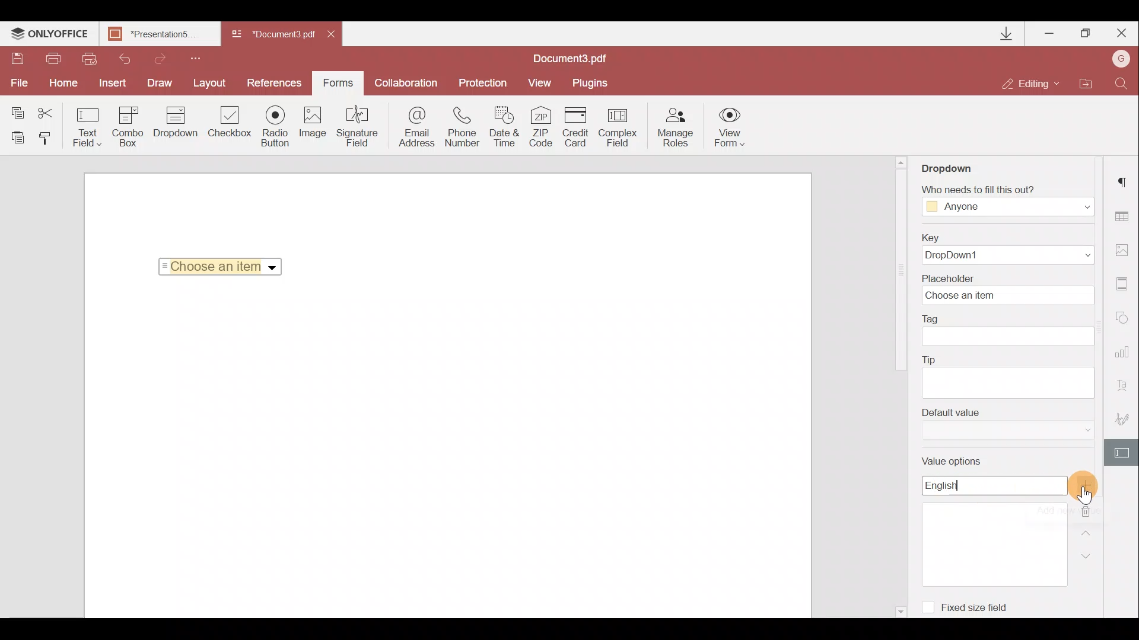 The height and width of the screenshot is (640, 1139). Describe the element at coordinates (273, 35) in the screenshot. I see `Document3.pdf` at that location.